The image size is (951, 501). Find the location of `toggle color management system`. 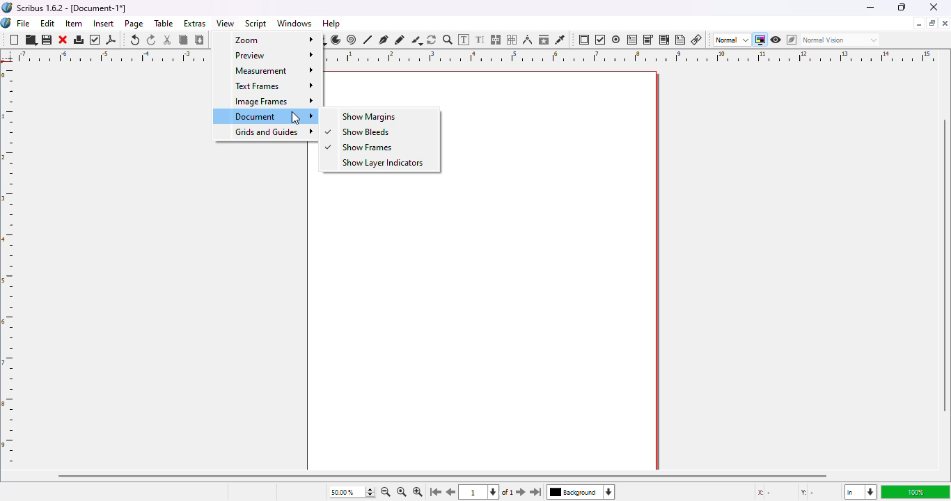

toggle color management system is located at coordinates (760, 40).